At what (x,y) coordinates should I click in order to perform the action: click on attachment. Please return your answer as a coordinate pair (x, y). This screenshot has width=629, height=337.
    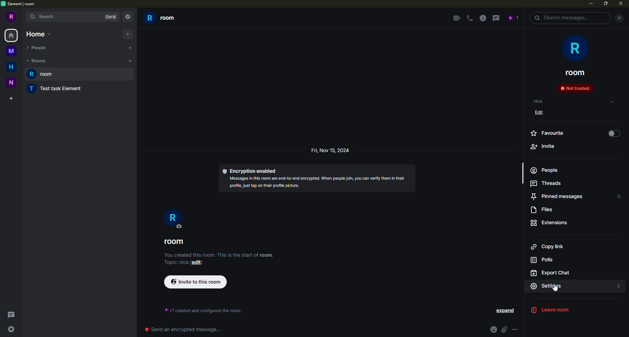
    Looking at the image, I should click on (505, 329).